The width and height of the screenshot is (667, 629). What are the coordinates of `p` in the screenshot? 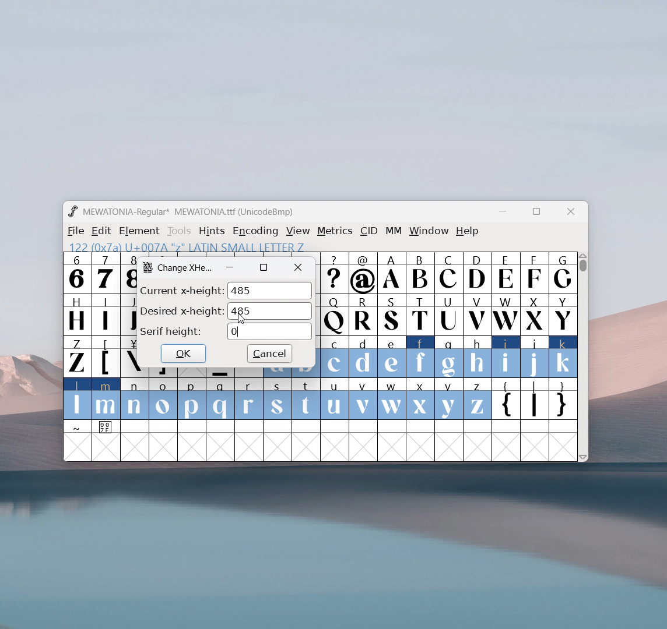 It's located at (193, 400).